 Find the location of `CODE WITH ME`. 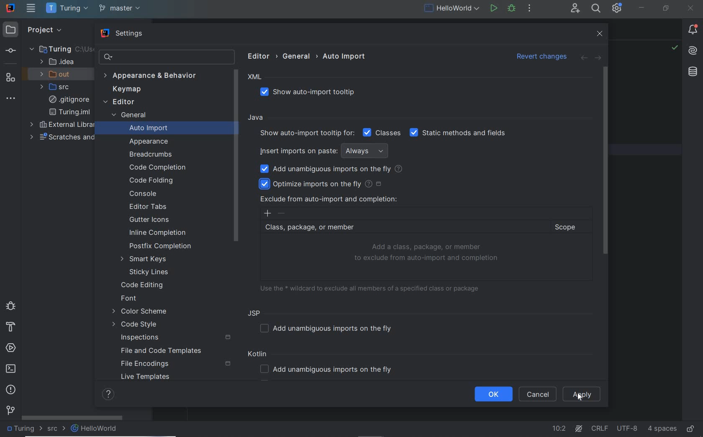

CODE WITH ME is located at coordinates (575, 9).